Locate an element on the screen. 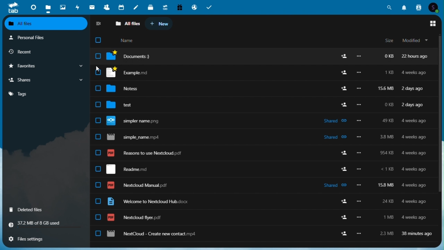 This screenshot has width=444, height=250. 4 weeks ago is located at coordinates (414, 170).